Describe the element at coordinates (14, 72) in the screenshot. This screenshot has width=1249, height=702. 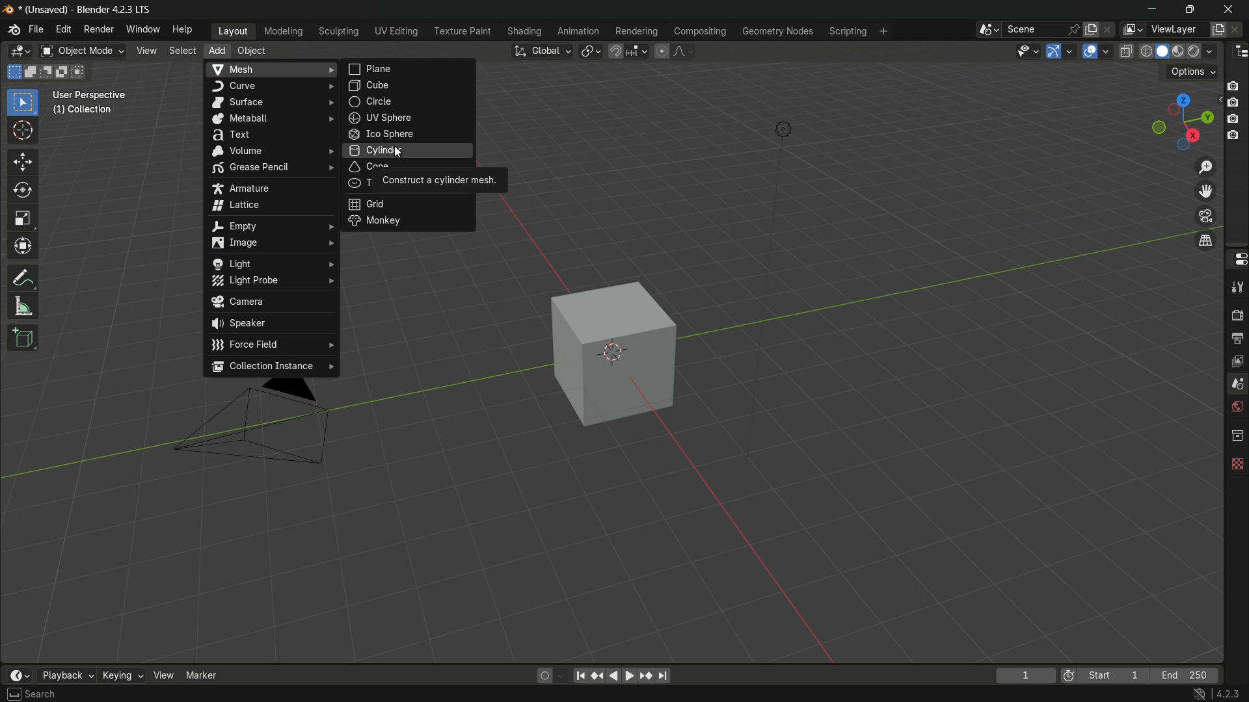
I see `new selection` at that location.